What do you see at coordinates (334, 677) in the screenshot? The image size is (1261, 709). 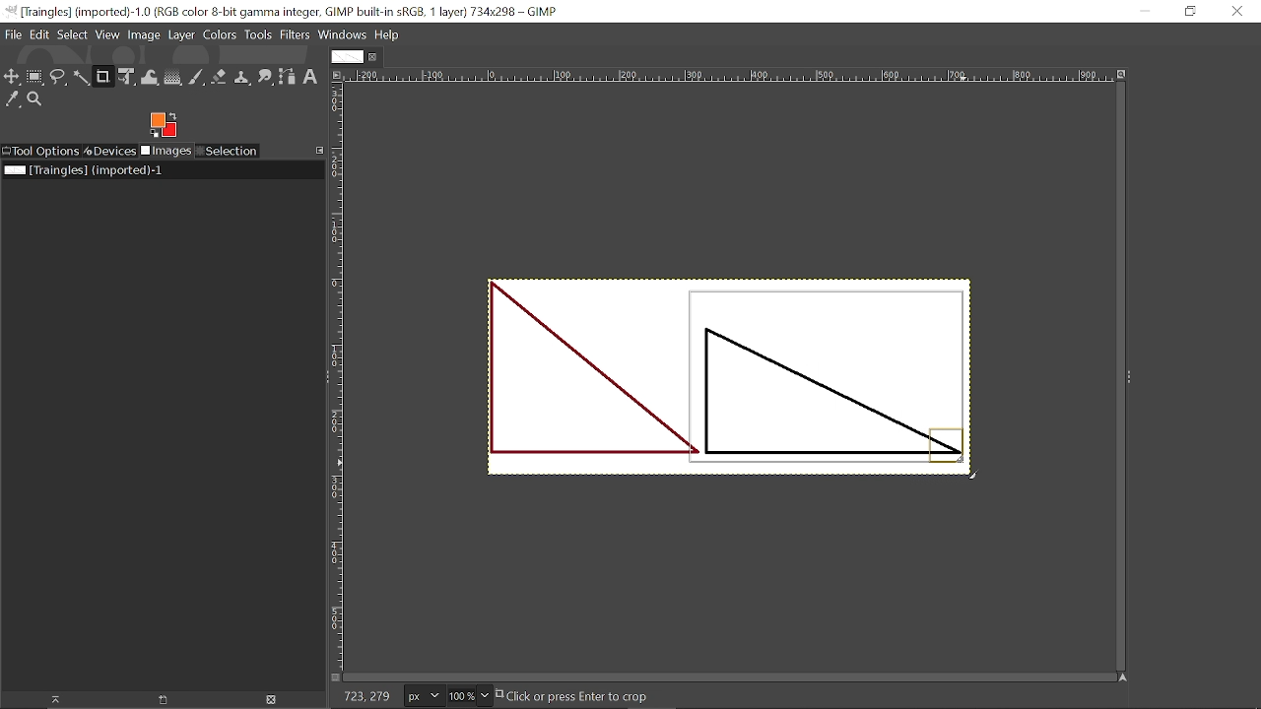 I see `Quick view mask on/off` at bounding box center [334, 677].